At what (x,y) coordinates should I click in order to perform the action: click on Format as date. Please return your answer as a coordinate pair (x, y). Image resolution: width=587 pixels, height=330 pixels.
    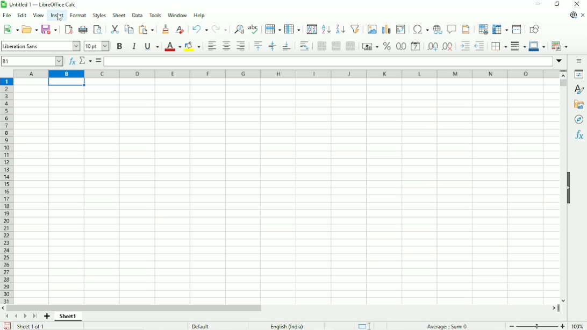
    Looking at the image, I should click on (415, 46).